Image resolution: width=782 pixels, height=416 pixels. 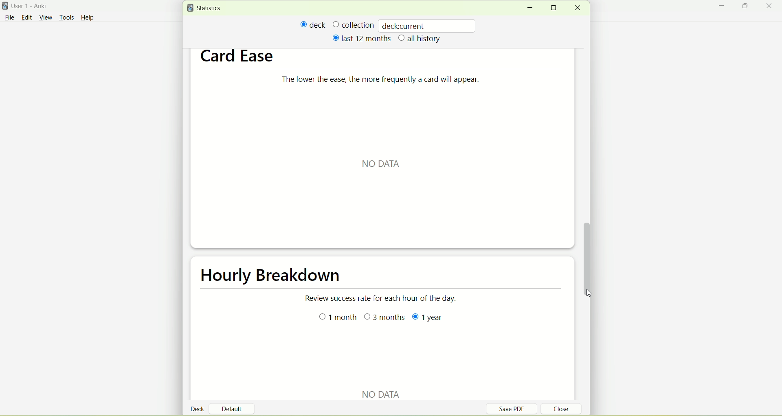 What do you see at coordinates (746, 7) in the screenshot?
I see `maximize` at bounding box center [746, 7].